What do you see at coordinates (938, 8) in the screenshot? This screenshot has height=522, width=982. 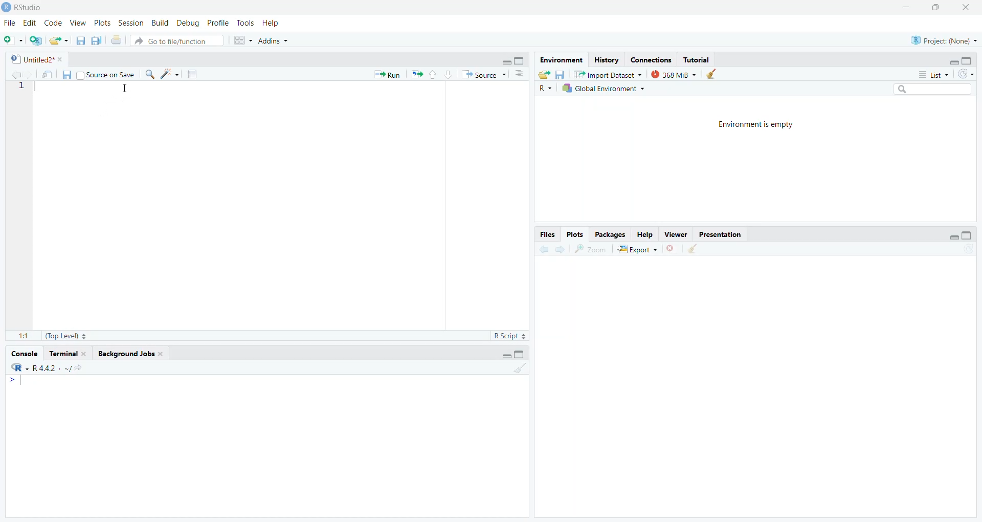 I see `maximise` at bounding box center [938, 8].